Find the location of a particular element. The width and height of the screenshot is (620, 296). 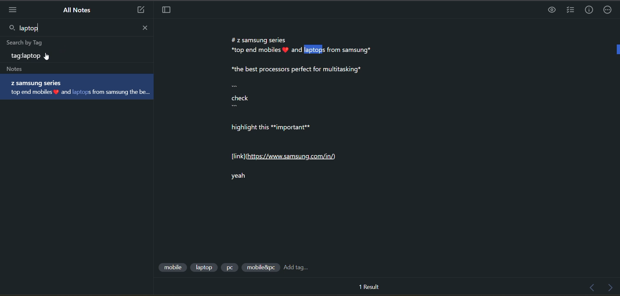

result details is located at coordinates (369, 287).